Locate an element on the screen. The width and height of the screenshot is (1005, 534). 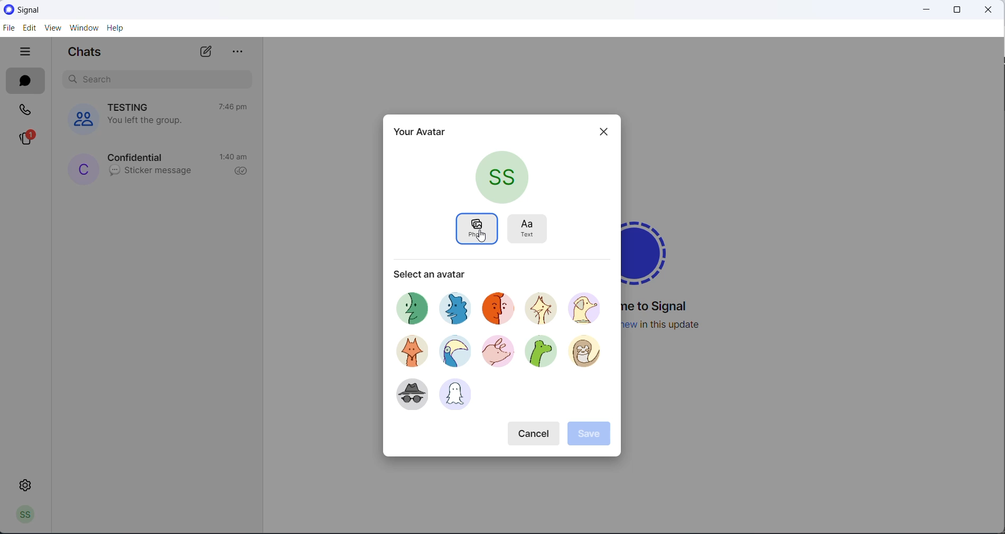
last message is located at coordinates (153, 171).